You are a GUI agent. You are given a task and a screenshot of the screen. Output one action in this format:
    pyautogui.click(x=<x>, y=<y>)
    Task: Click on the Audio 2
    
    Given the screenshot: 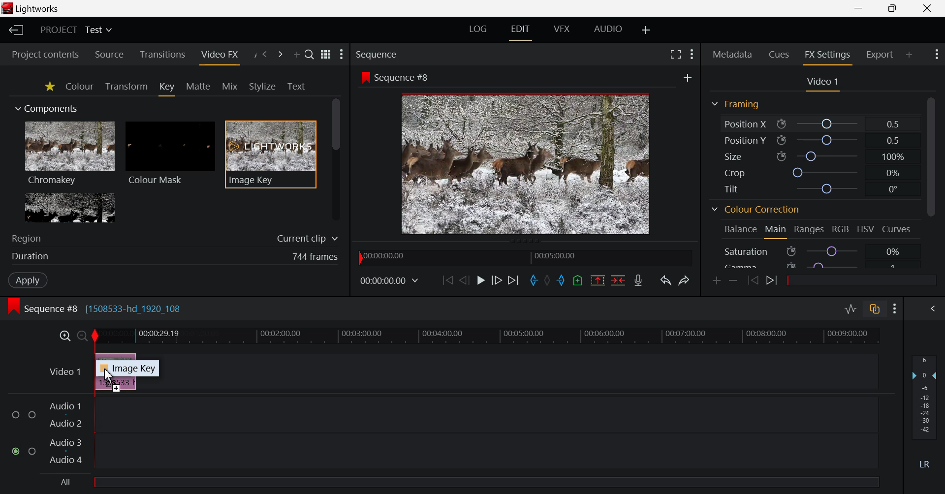 What is the action you would take?
    pyautogui.click(x=64, y=423)
    